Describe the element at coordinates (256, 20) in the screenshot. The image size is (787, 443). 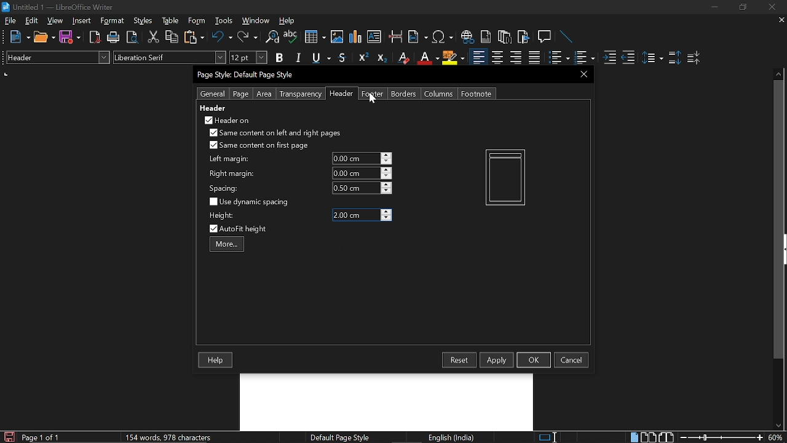
I see `WIndow` at that location.